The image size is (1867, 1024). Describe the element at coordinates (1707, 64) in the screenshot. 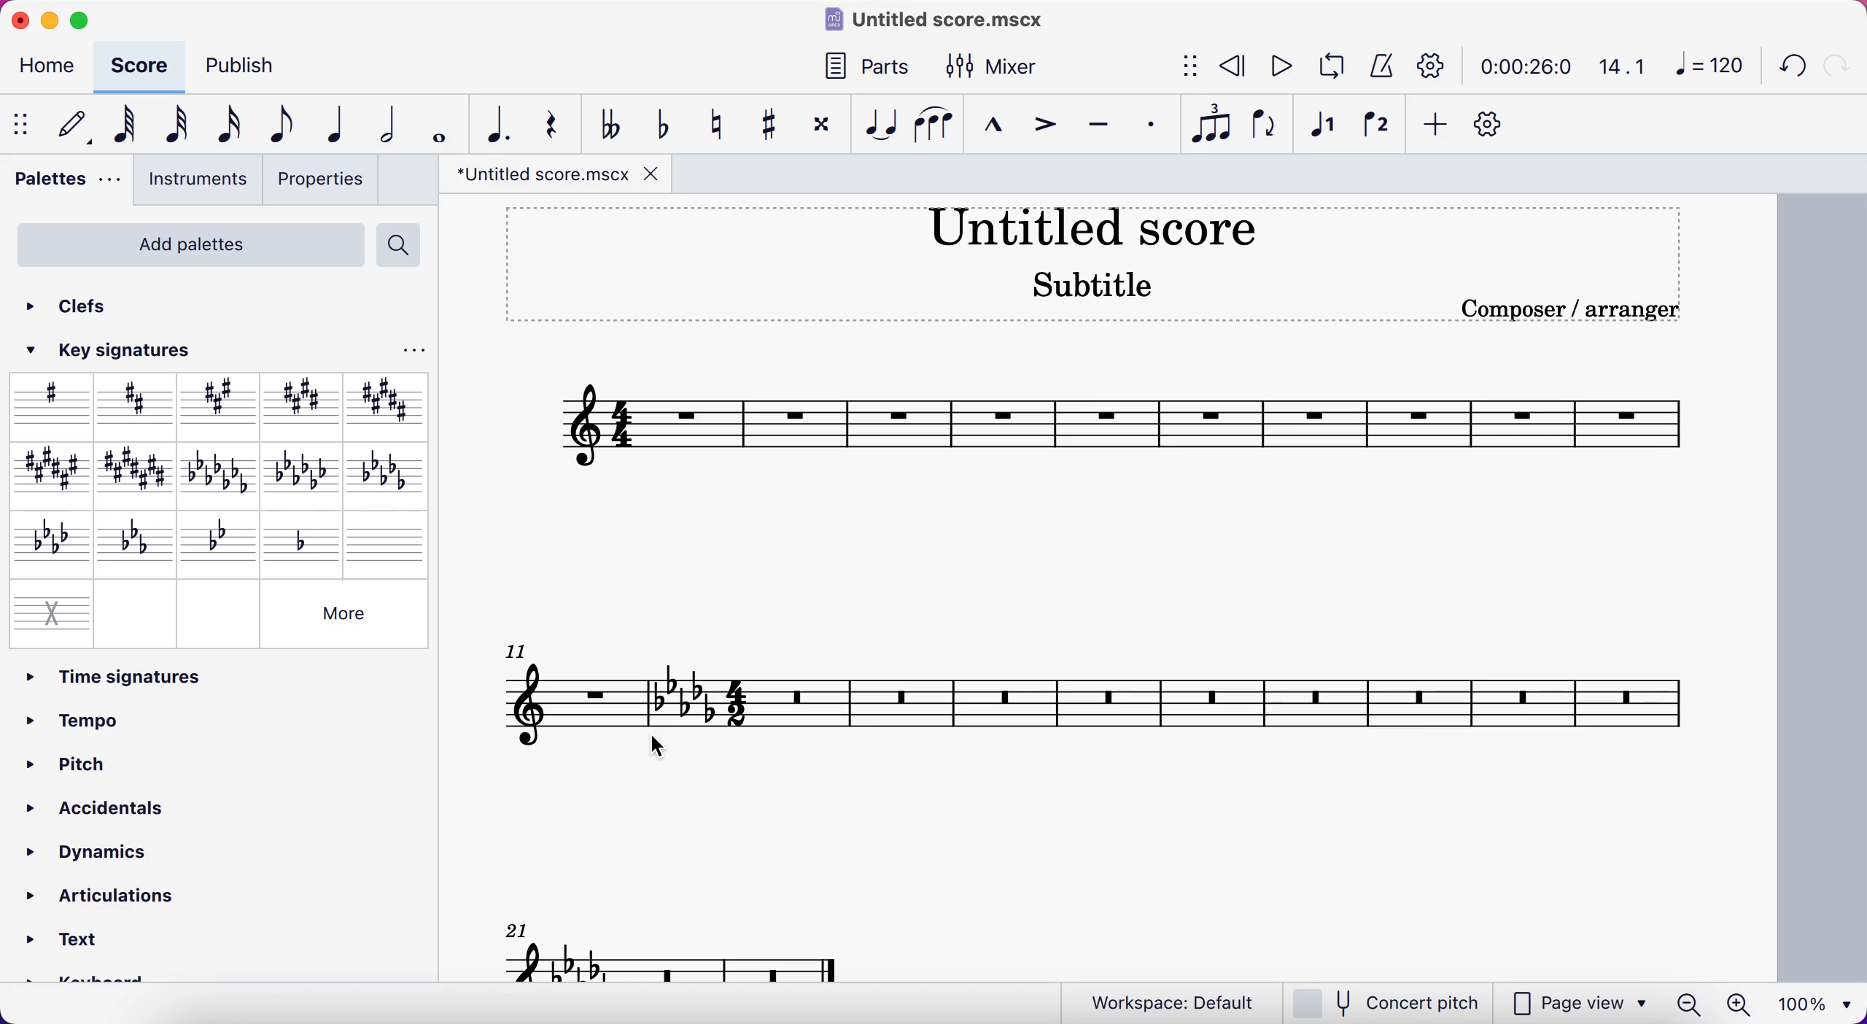

I see `120` at that location.